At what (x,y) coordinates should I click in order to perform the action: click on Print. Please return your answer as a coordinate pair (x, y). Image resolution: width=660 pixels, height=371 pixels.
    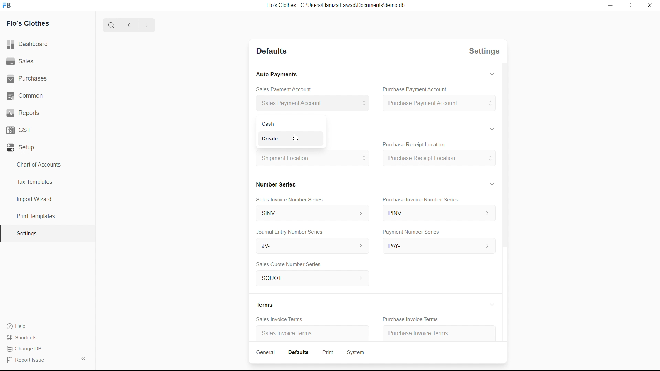
    Looking at the image, I should click on (326, 351).